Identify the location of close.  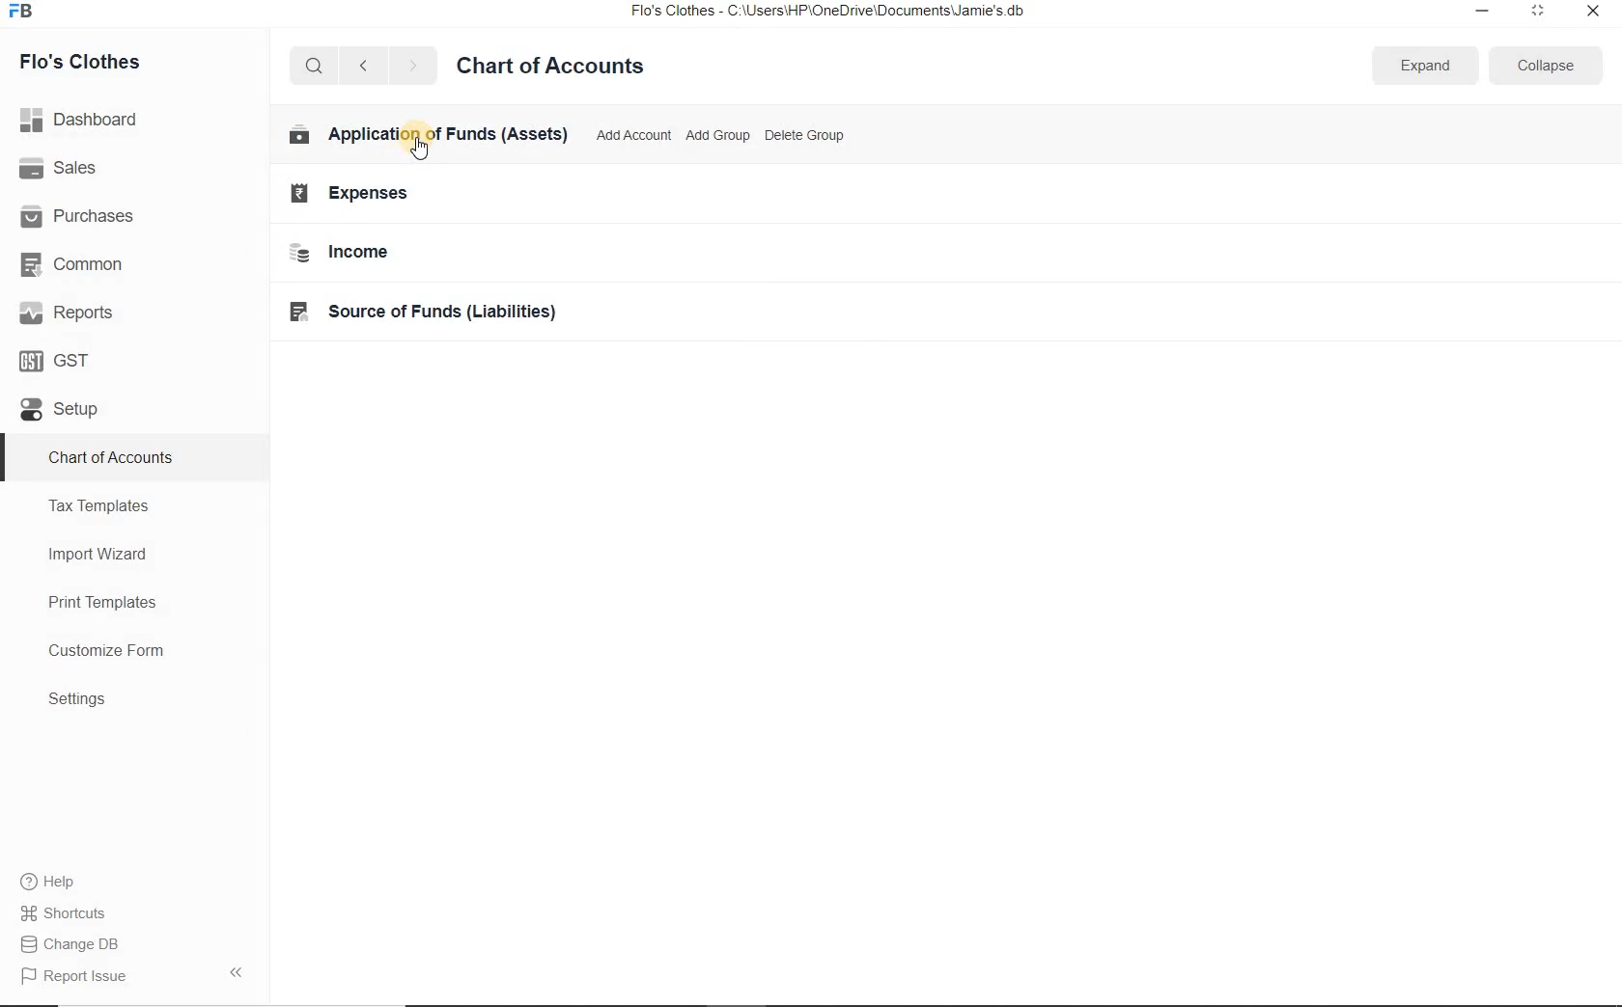
(1592, 10).